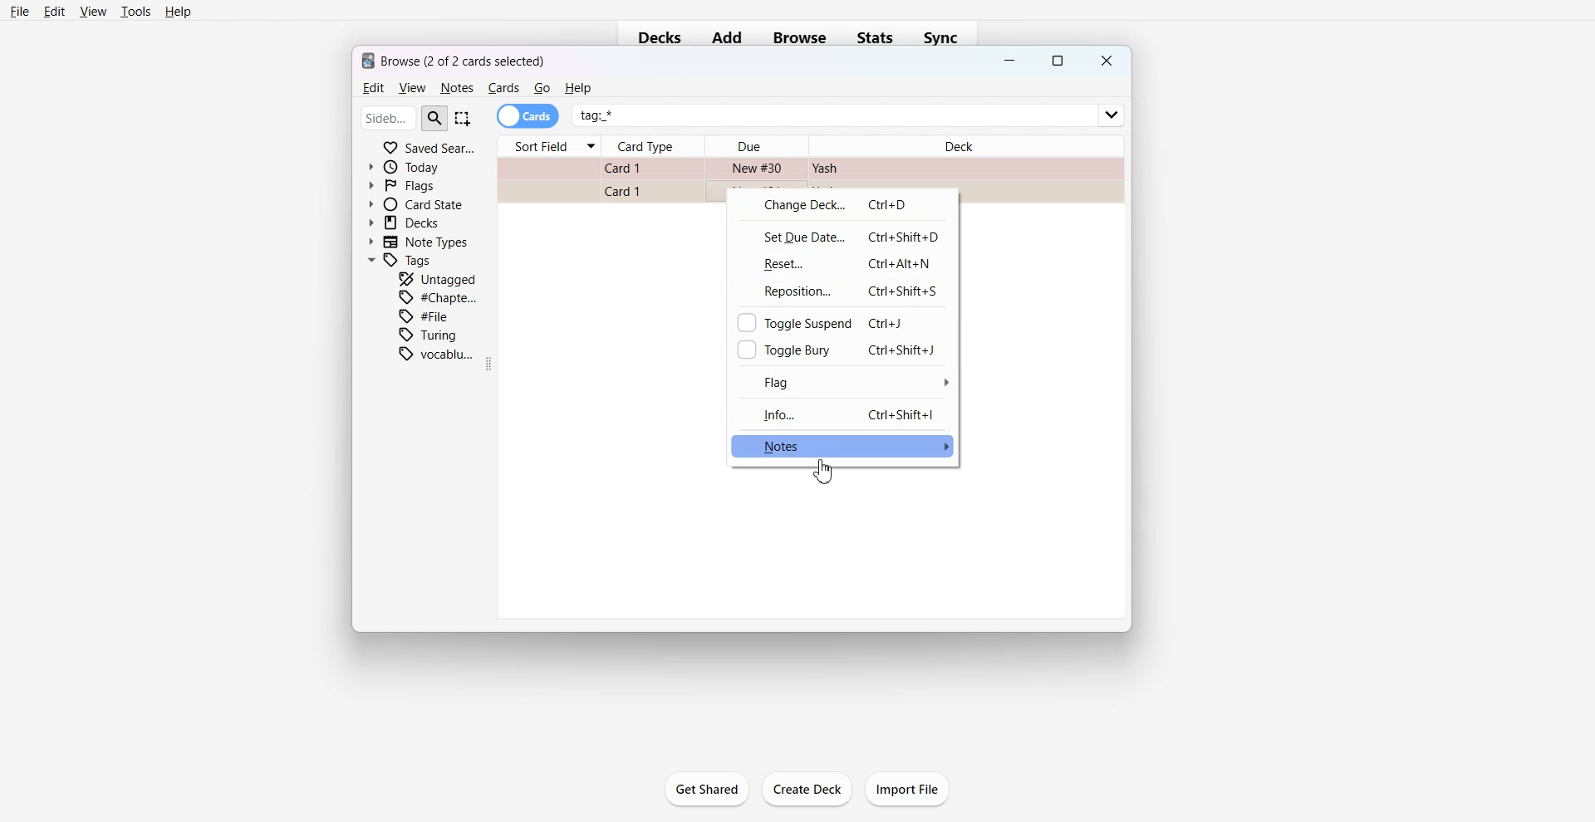  What do you see at coordinates (439, 296) in the screenshot?
I see `Chapter` at bounding box center [439, 296].